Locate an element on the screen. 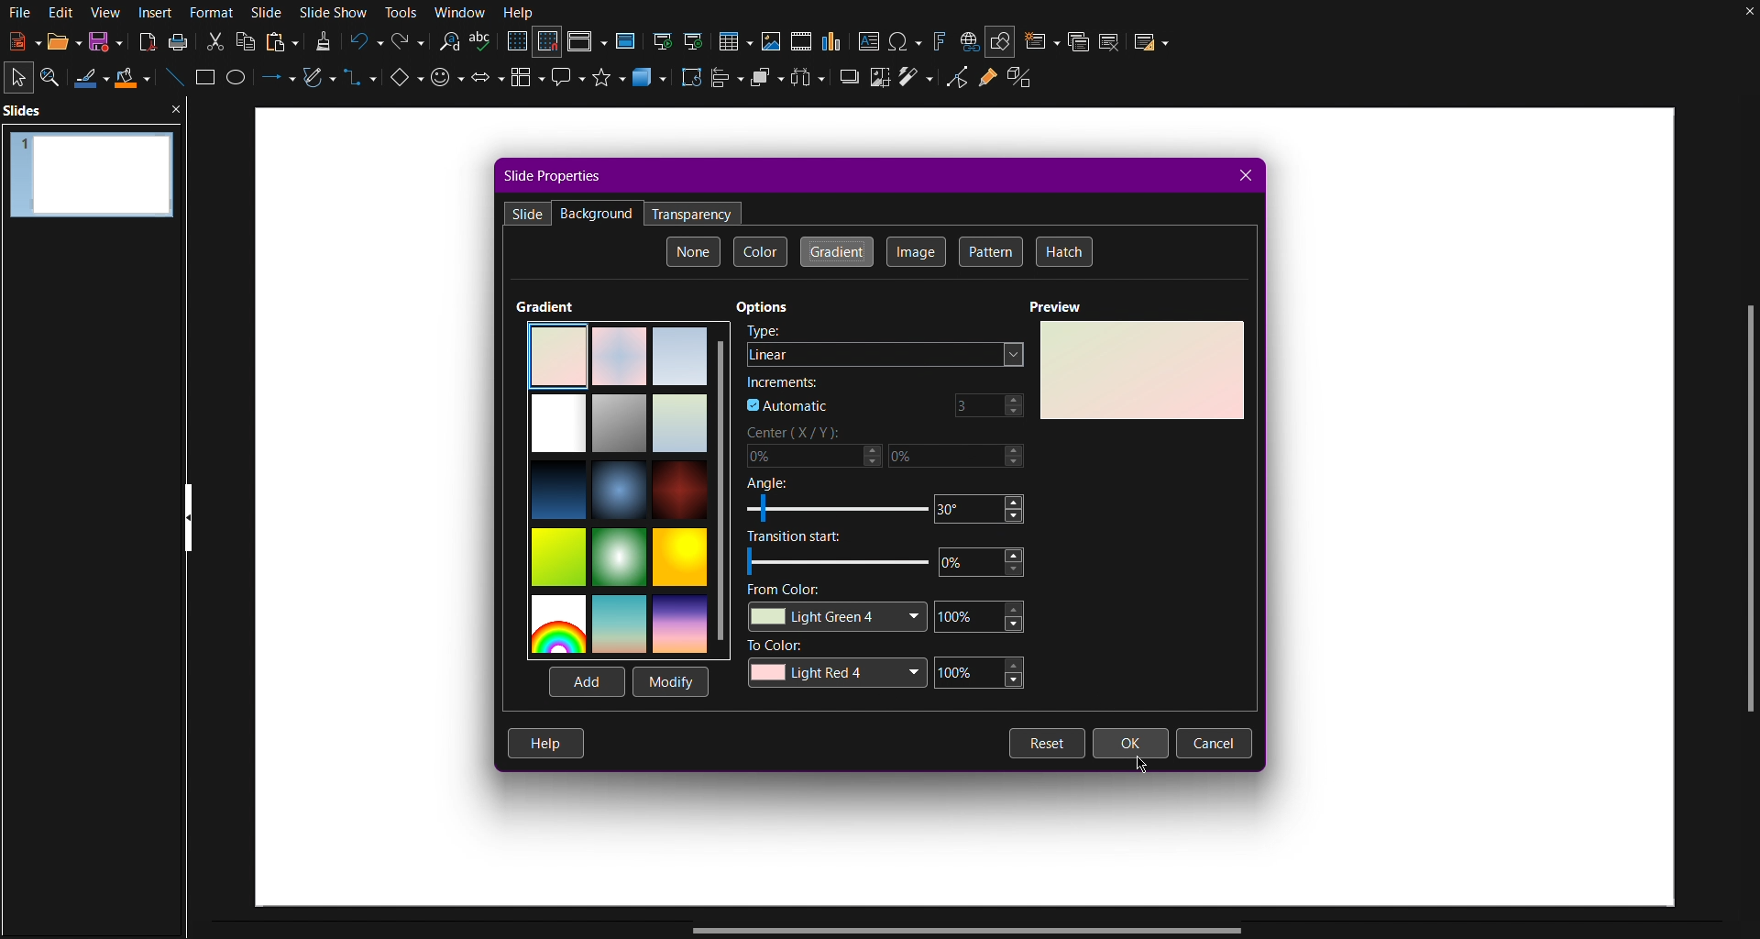  Start from current slide is located at coordinates (699, 39).